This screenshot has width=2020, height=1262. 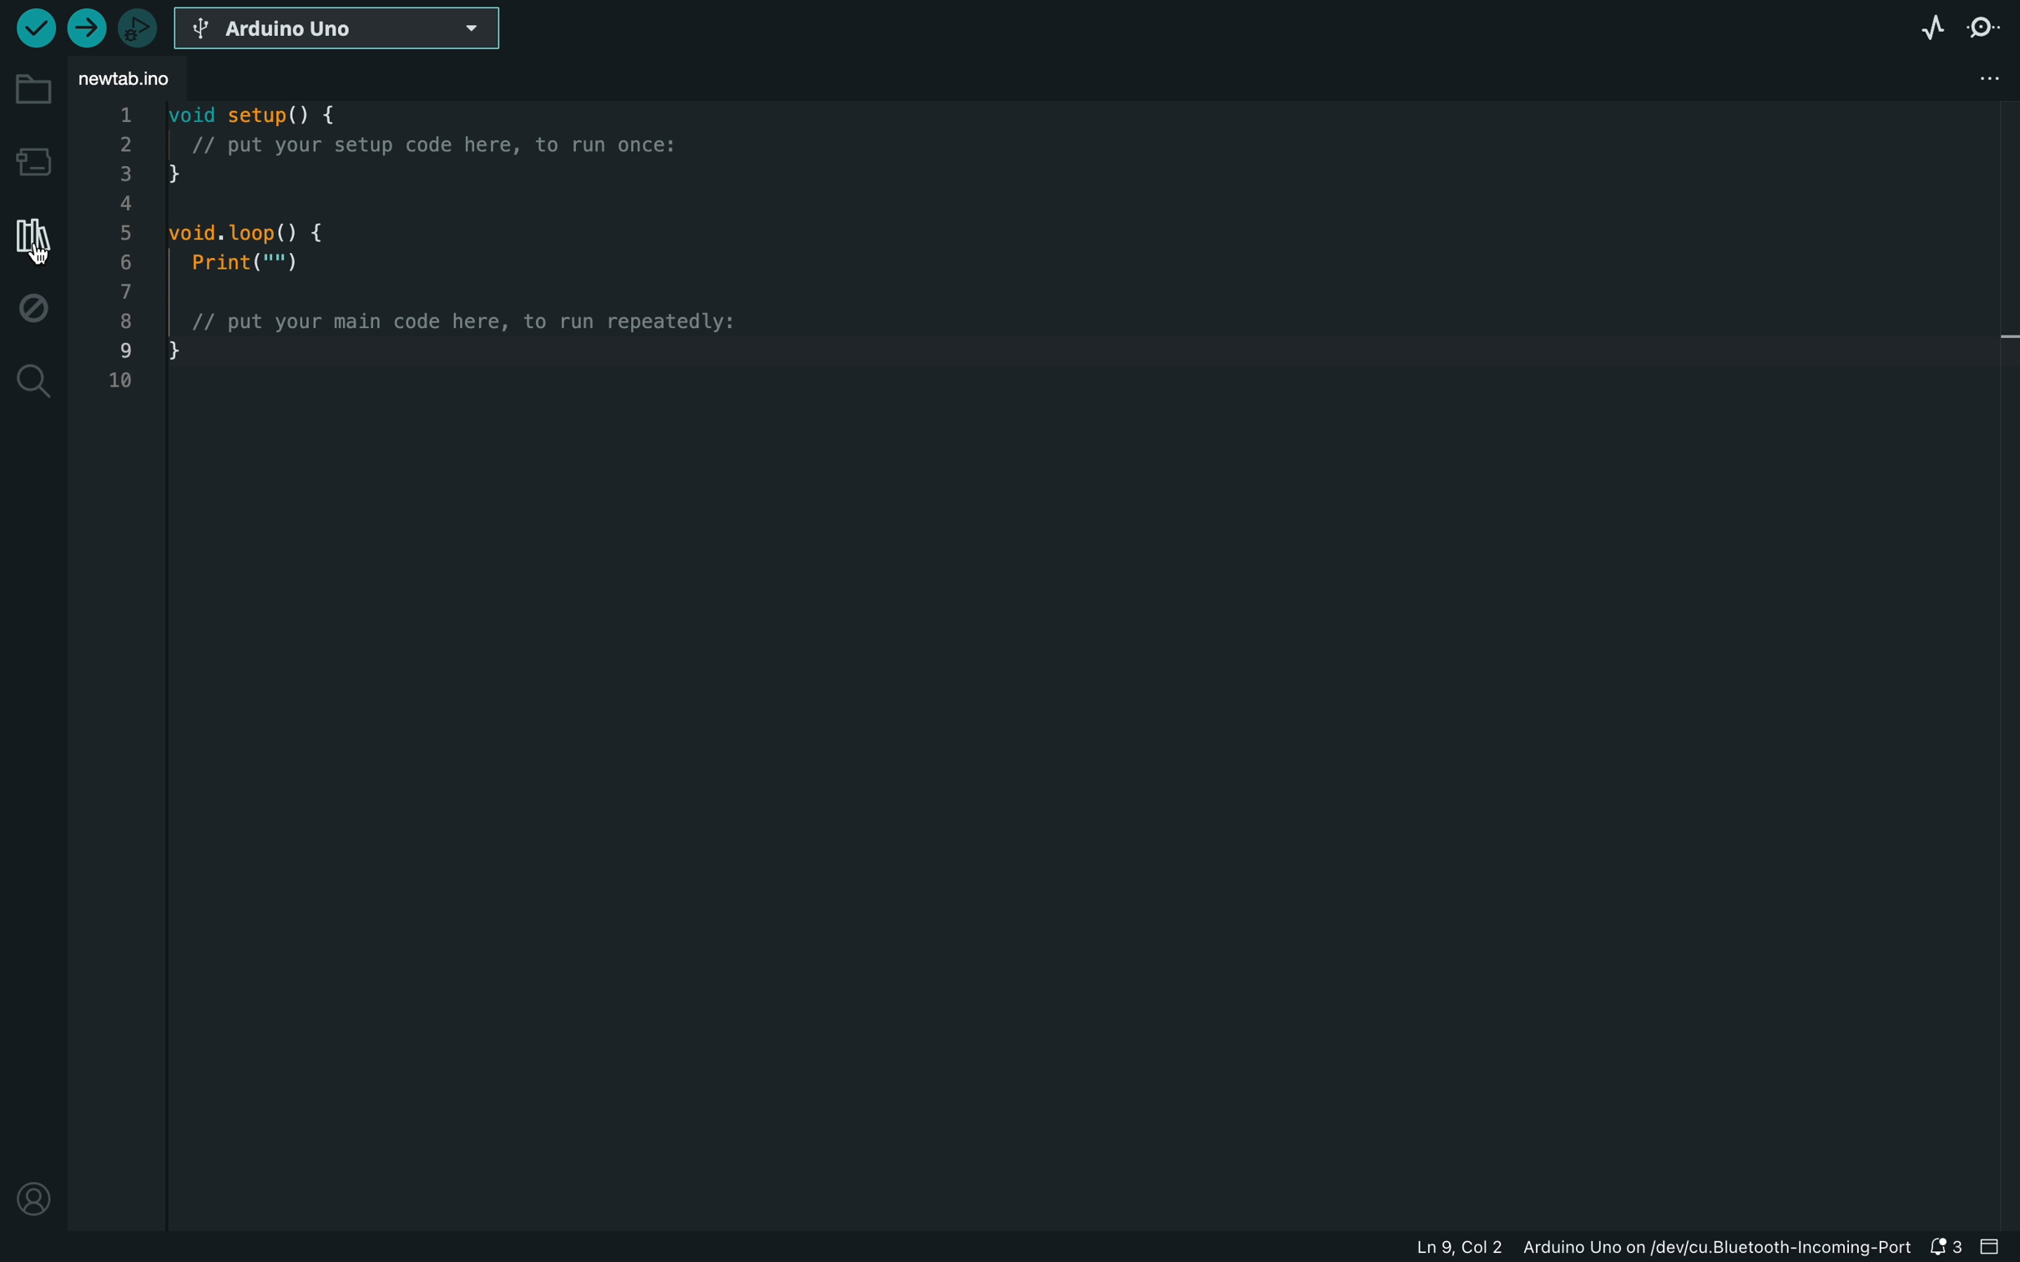 I want to click on close slide bar, so click(x=1995, y=1248).